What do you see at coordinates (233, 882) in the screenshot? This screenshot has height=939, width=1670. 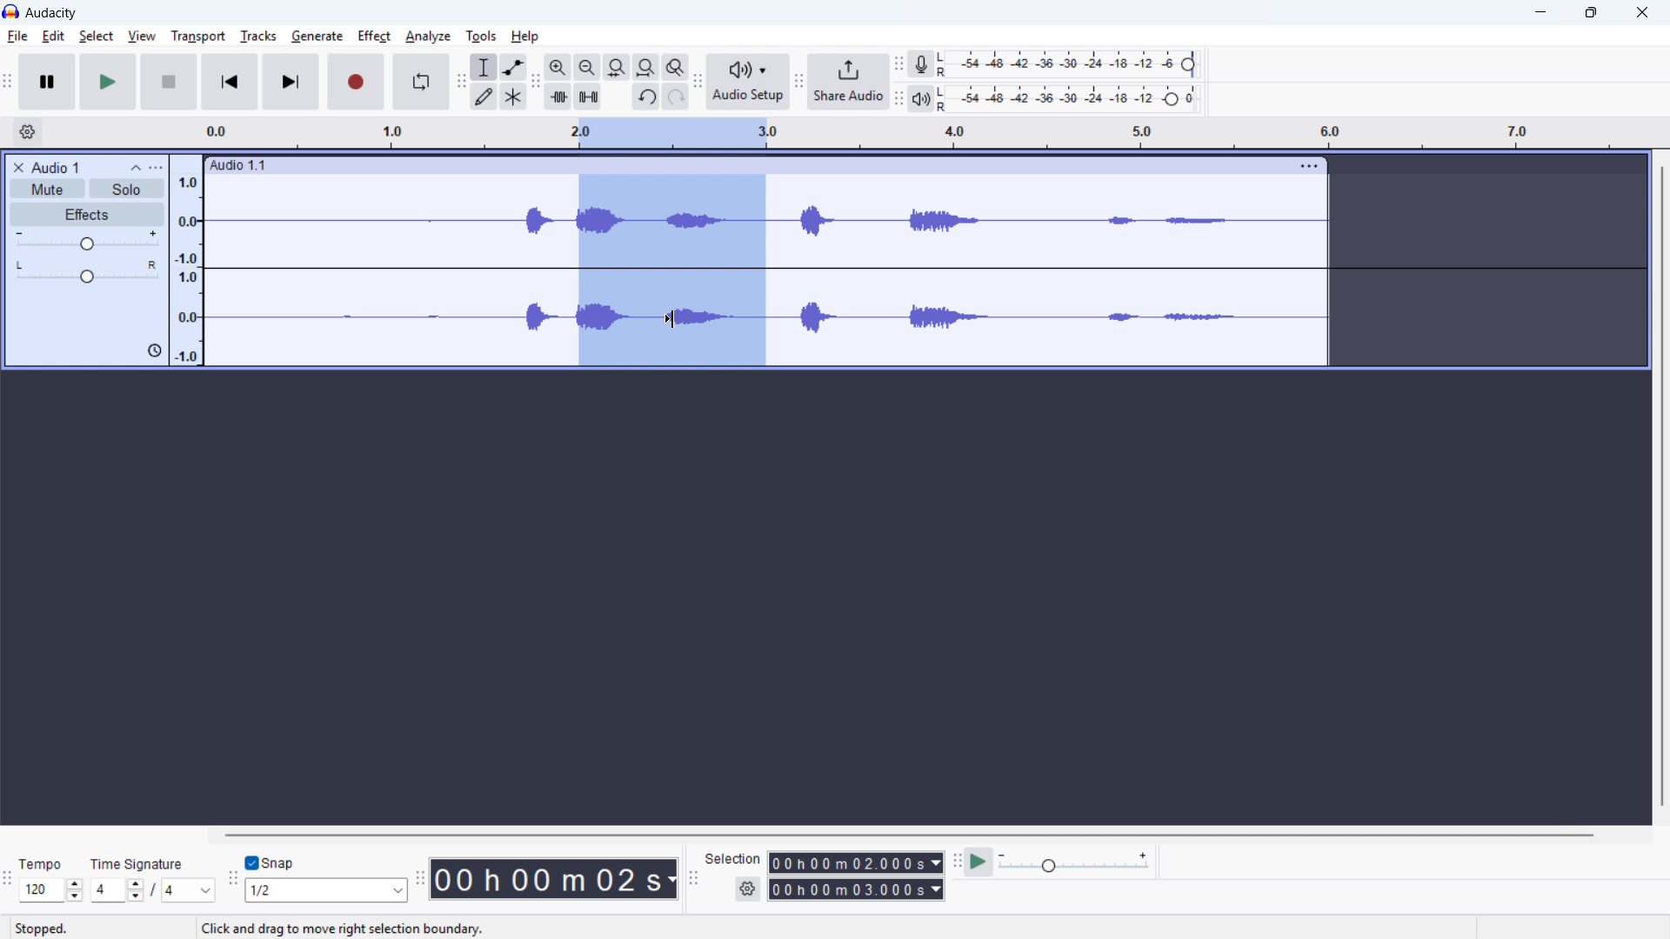 I see `Snapping toolbar ` at bounding box center [233, 882].